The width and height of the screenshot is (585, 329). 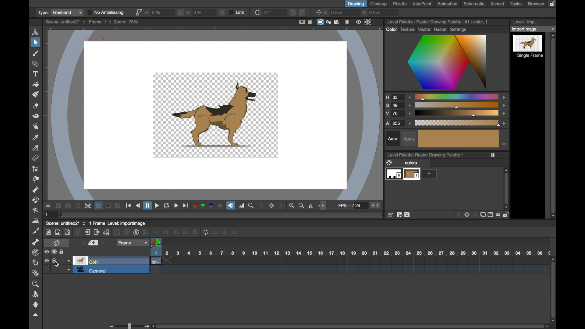 I want to click on front, so click(x=474, y=214).